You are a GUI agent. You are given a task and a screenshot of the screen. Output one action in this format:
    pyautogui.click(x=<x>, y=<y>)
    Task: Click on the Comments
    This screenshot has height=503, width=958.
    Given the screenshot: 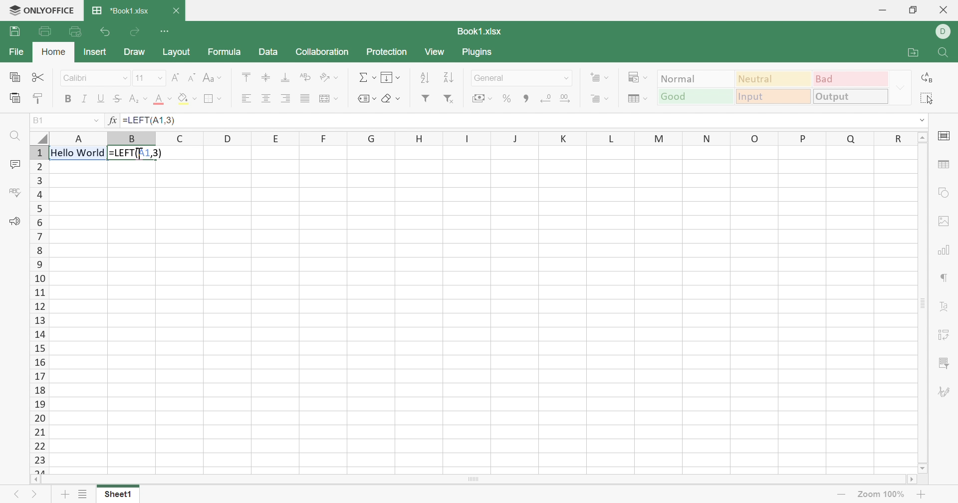 What is the action you would take?
    pyautogui.click(x=12, y=165)
    